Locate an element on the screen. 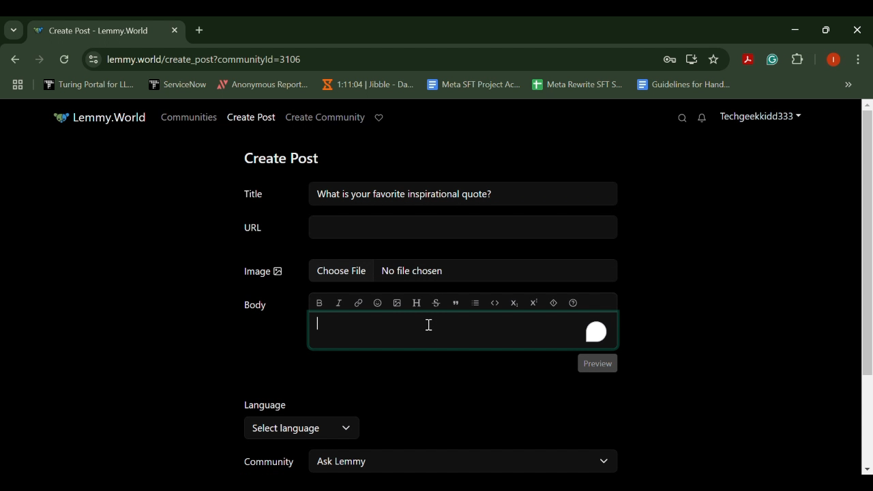 The width and height of the screenshot is (873, 491). Turing Portal for LL... is located at coordinates (89, 86).